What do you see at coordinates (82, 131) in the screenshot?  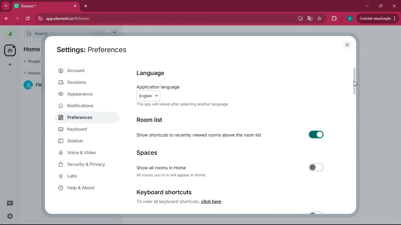 I see `keyboard` at bounding box center [82, 131].